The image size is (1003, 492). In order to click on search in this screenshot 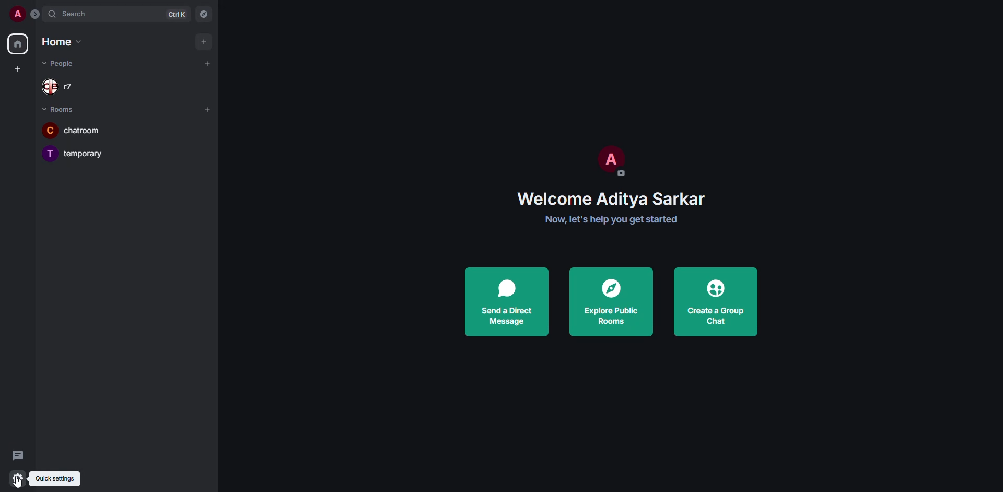, I will do `click(76, 14)`.